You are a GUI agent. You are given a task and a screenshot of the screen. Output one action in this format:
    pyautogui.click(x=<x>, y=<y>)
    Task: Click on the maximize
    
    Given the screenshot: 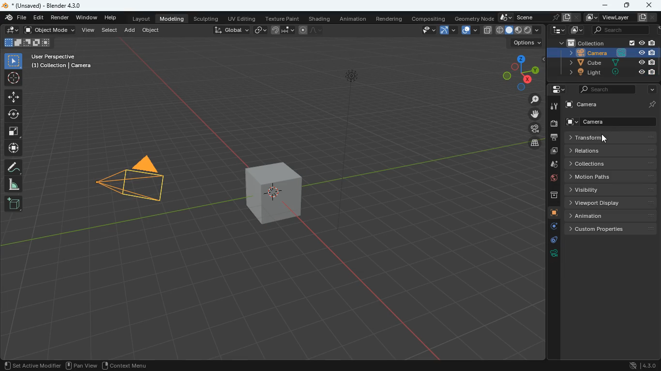 What is the action you would take?
    pyautogui.click(x=626, y=5)
    